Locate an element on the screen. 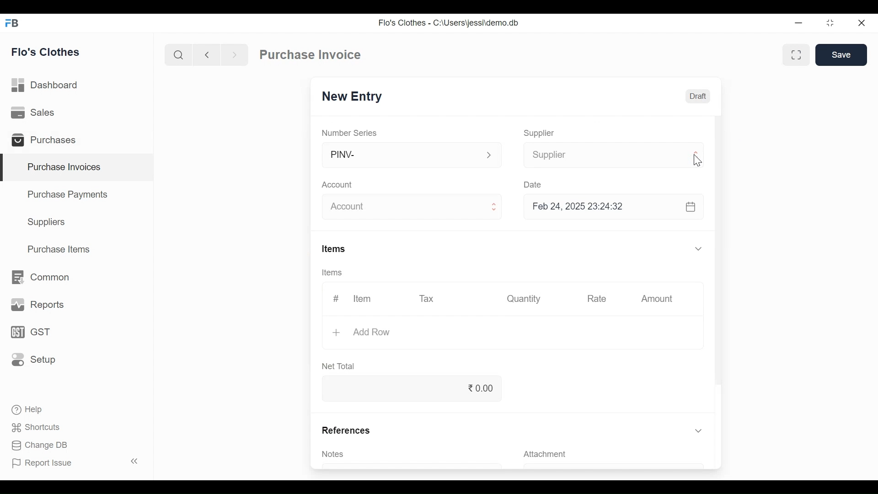  PINV- is located at coordinates (402, 155).